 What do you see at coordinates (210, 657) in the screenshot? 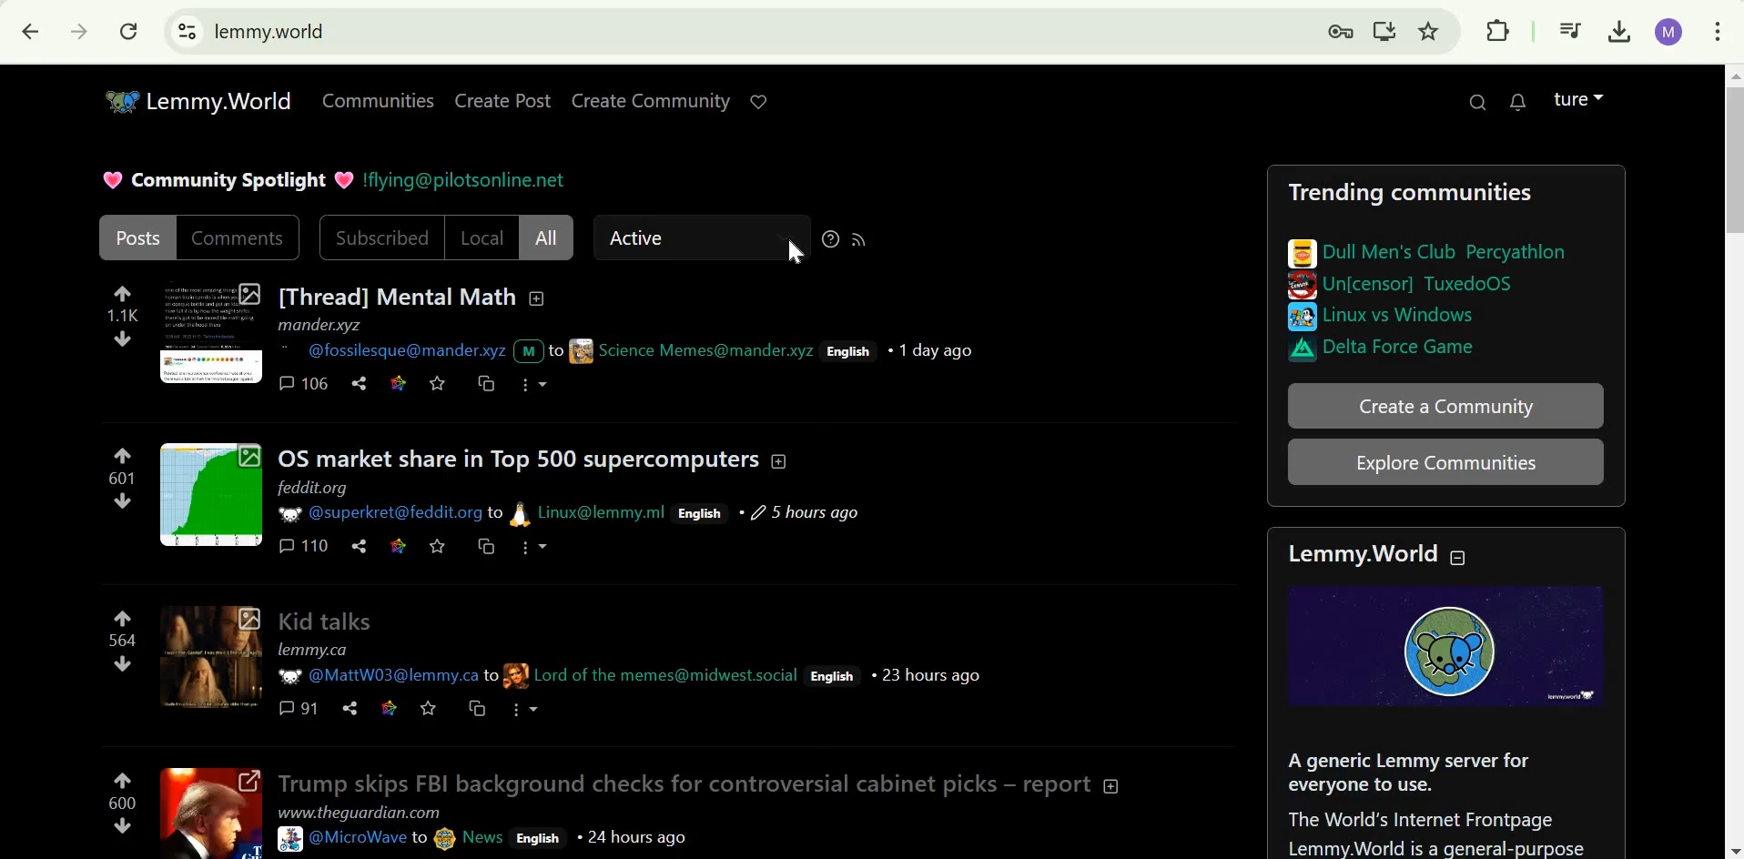
I see `expand` at bounding box center [210, 657].